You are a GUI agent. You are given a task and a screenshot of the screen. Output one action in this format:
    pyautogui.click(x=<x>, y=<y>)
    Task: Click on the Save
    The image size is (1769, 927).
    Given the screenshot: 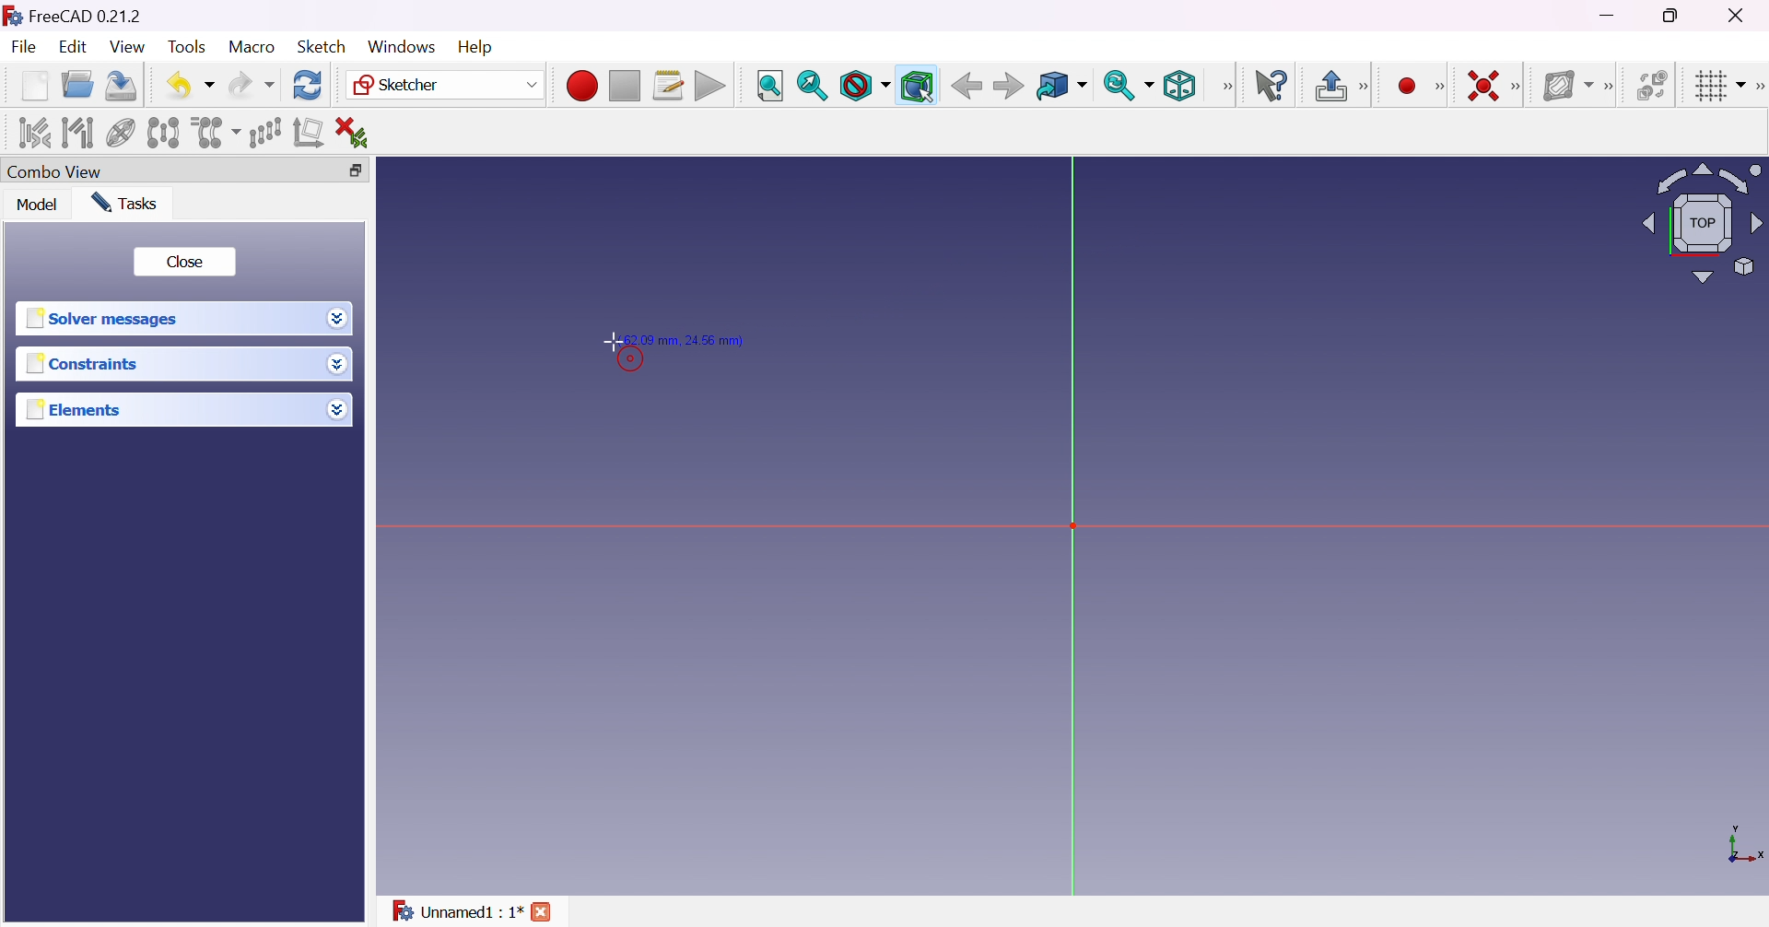 What is the action you would take?
    pyautogui.click(x=118, y=84)
    